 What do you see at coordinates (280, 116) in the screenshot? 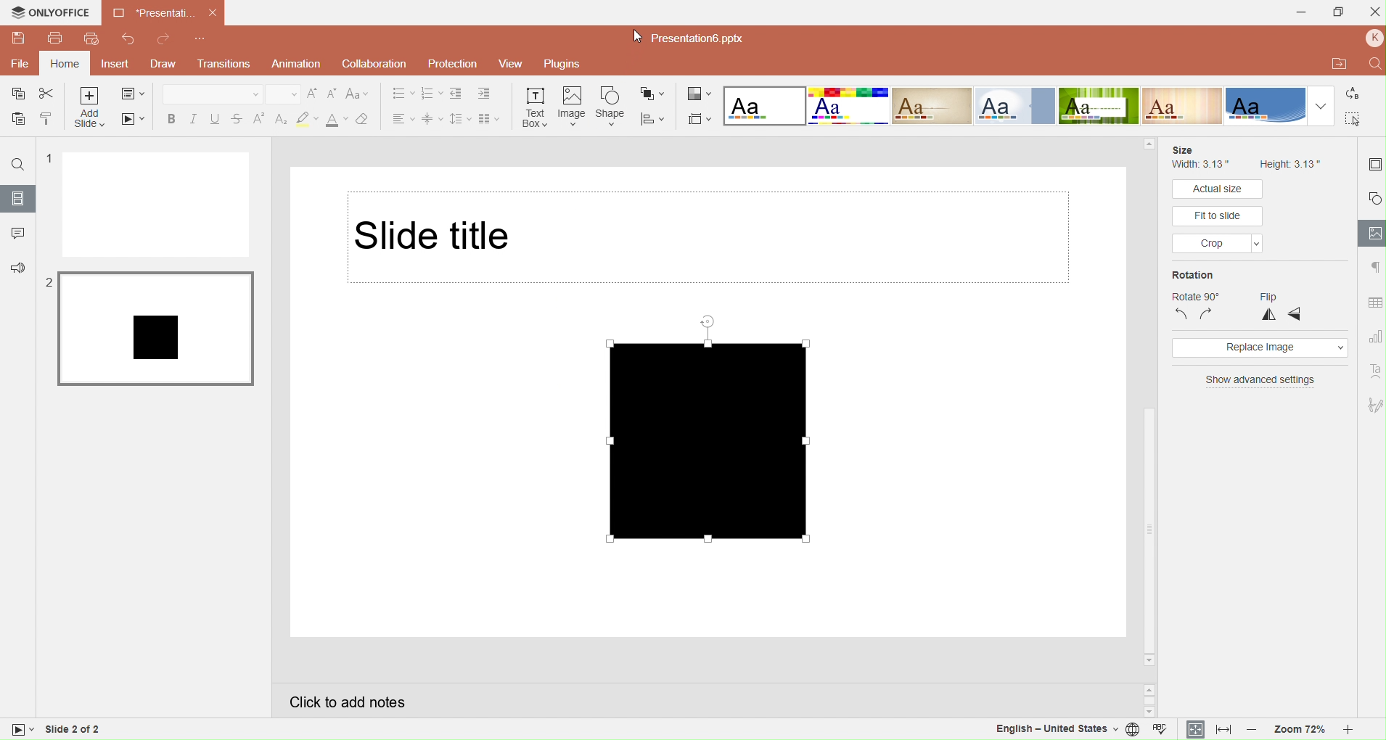
I see `Subscript` at bounding box center [280, 116].